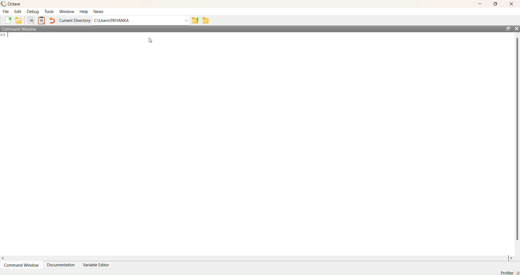 Image resolution: width=520 pixels, height=275 pixels. Describe the element at coordinates (510, 273) in the screenshot. I see `Profiler` at that location.